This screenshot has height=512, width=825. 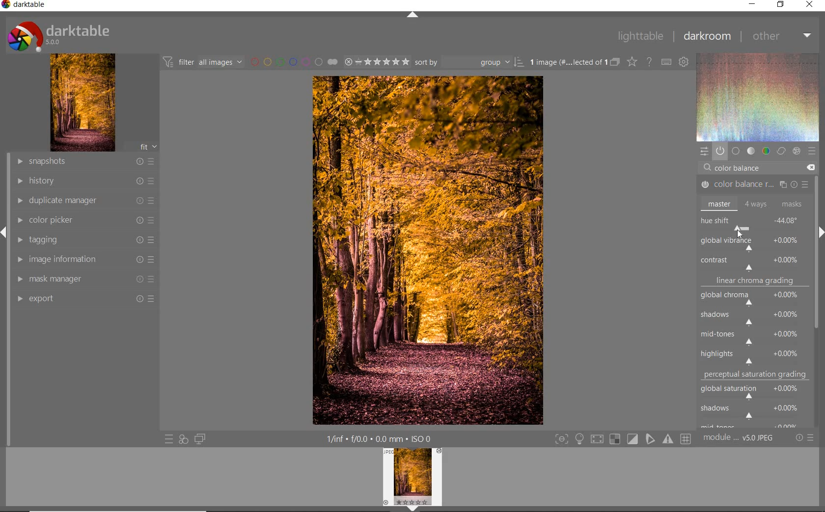 What do you see at coordinates (650, 62) in the screenshot?
I see `enable for online help` at bounding box center [650, 62].